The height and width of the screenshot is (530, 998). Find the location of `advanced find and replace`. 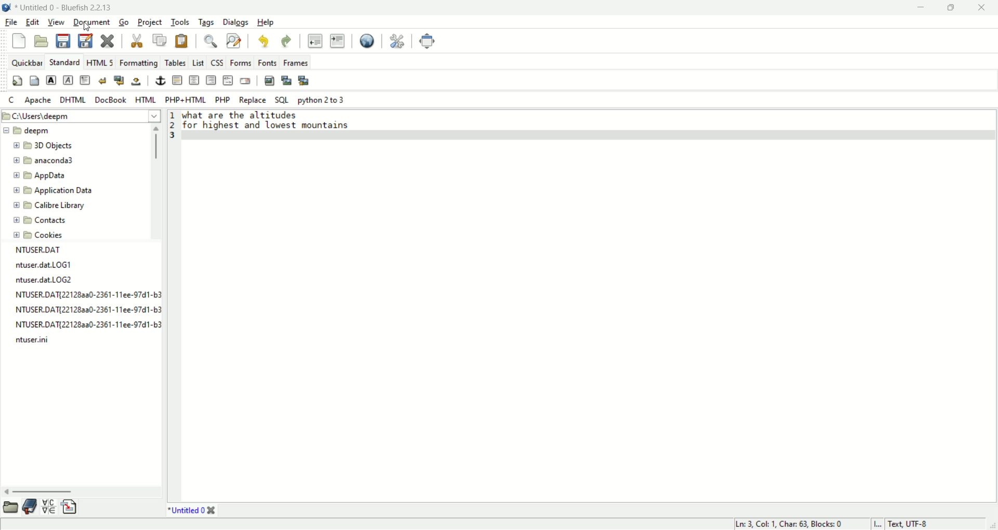

advanced find and replace is located at coordinates (233, 42).